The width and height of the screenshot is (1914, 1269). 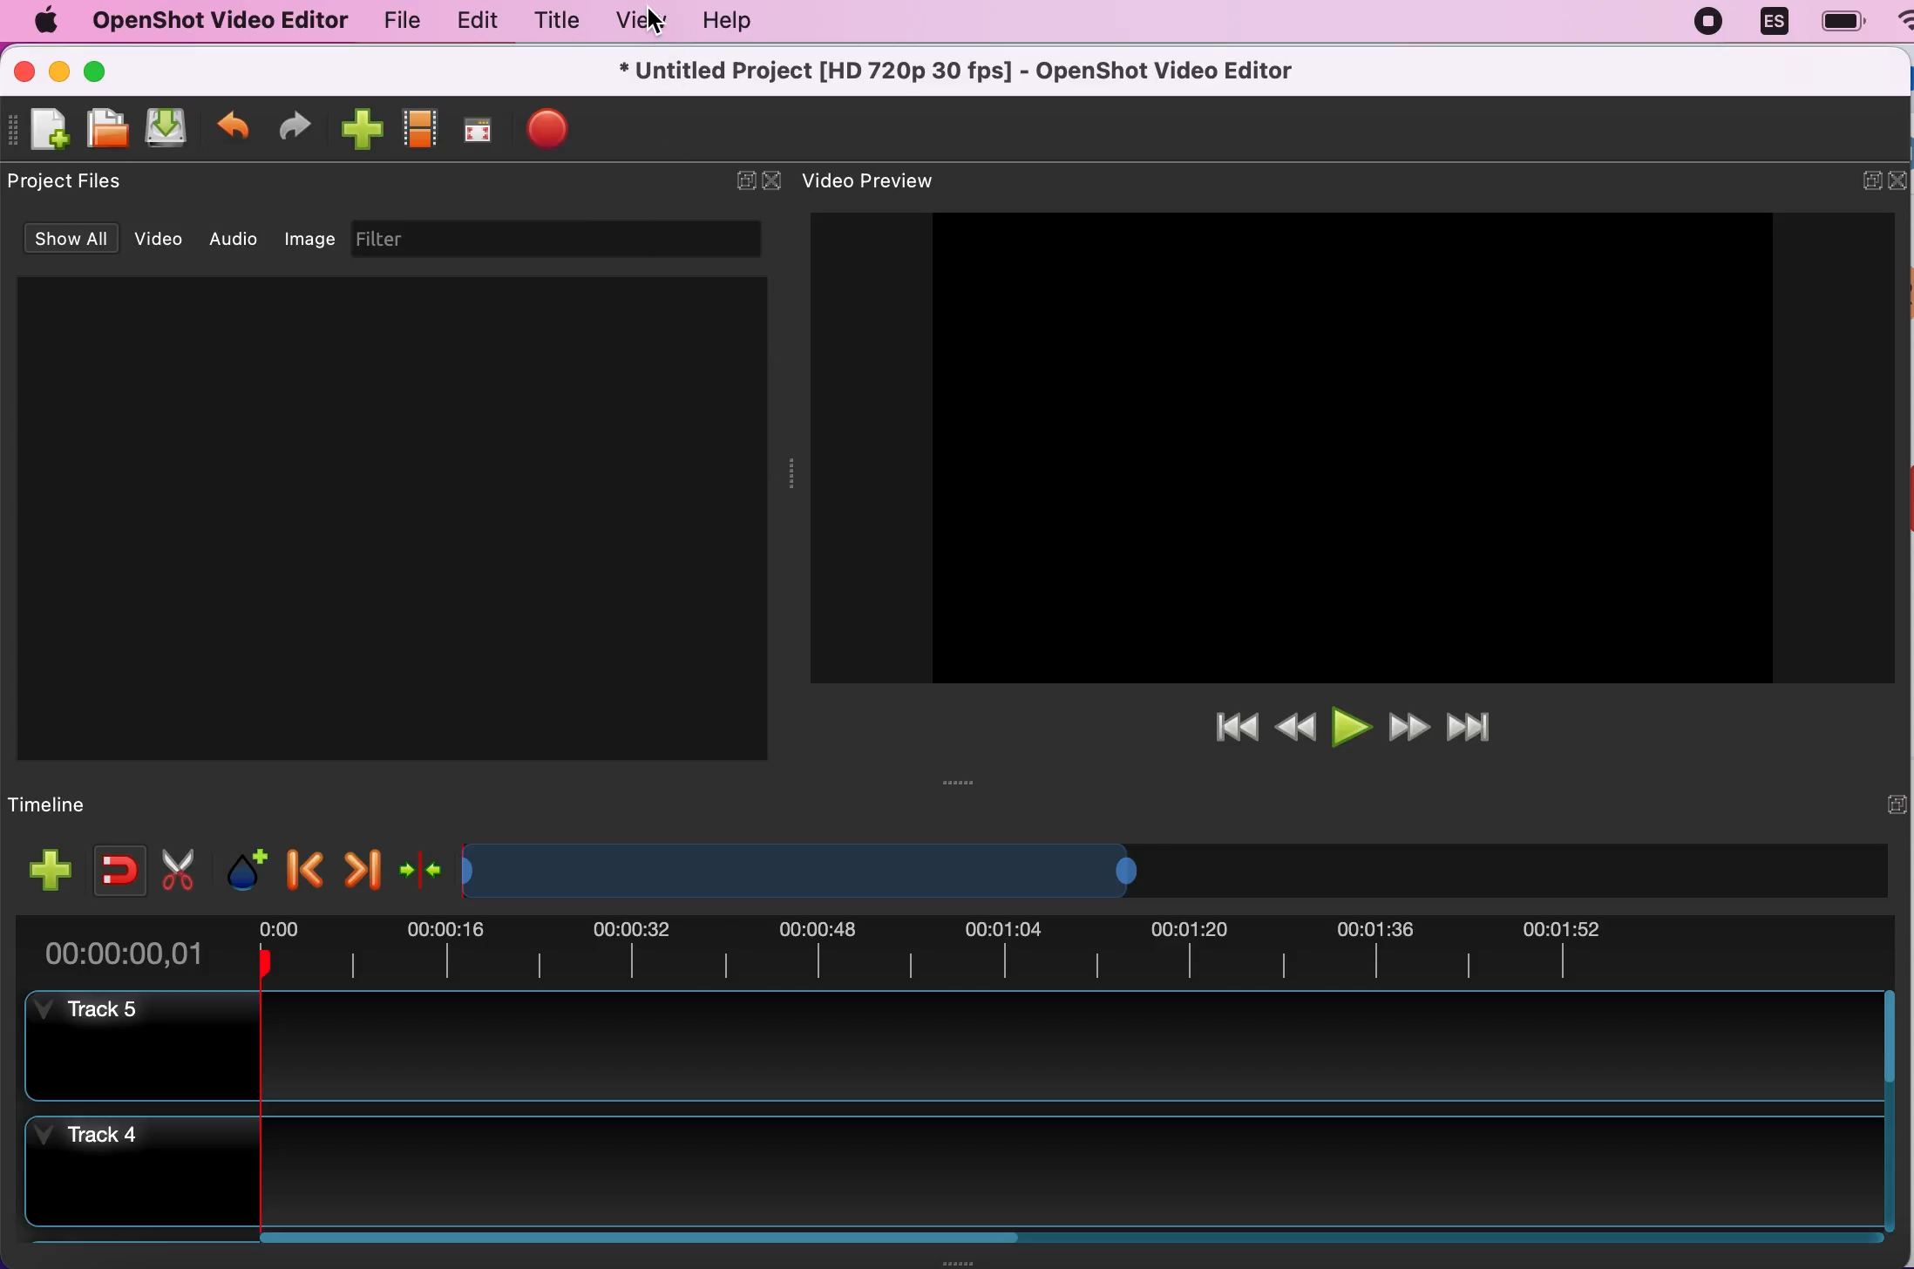 What do you see at coordinates (311, 237) in the screenshot?
I see `image` at bounding box center [311, 237].